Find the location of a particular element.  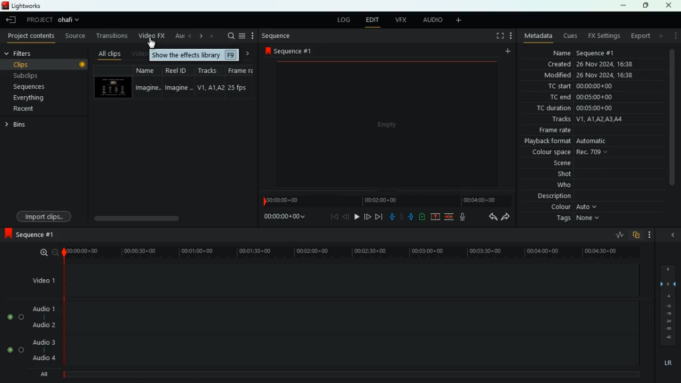

more is located at coordinates (507, 51).